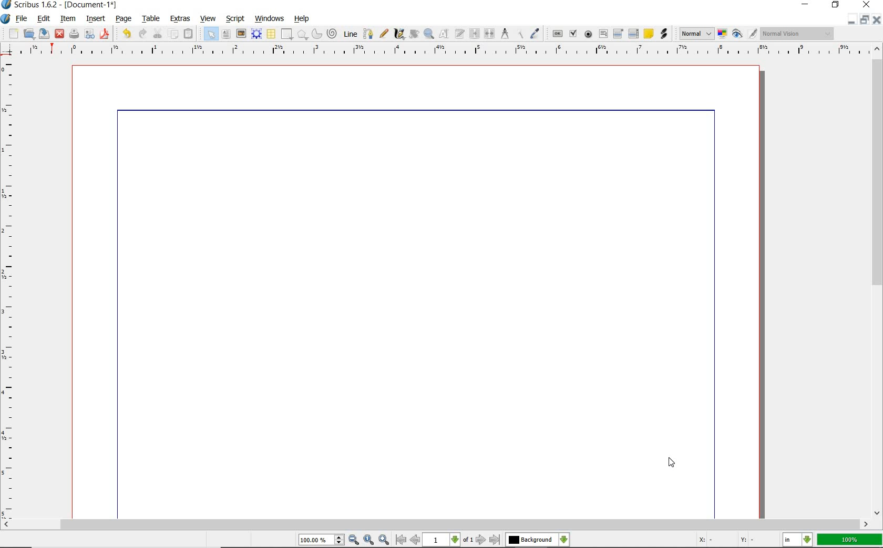 The image size is (883, 548). I want to click on ruler, so click(446, 52).